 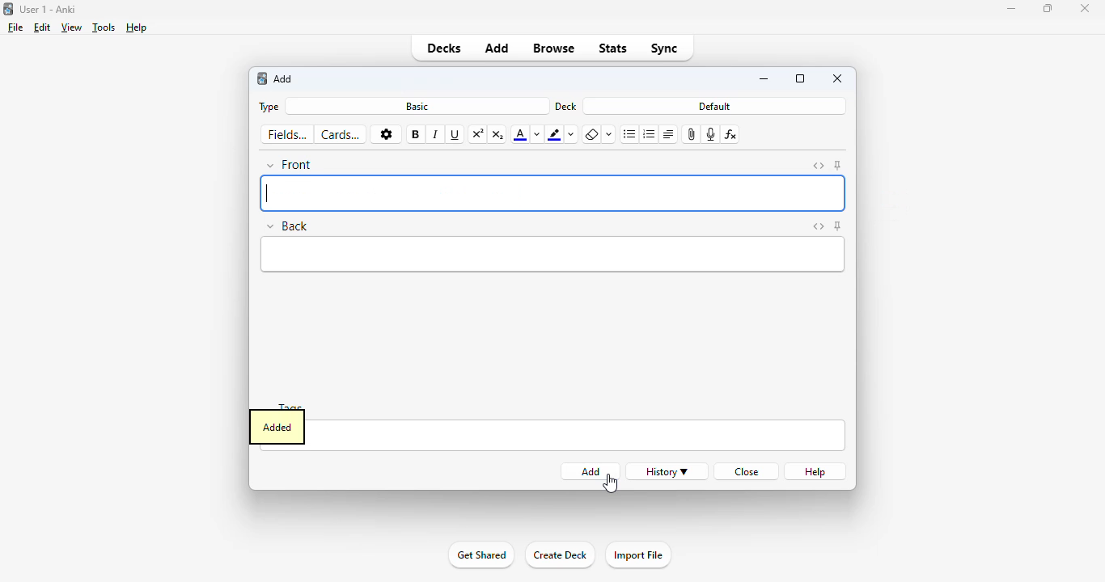 What do you see at coordinates (286, 134) in the screenshot?
I see `fields` at bounding box center [286, 134].